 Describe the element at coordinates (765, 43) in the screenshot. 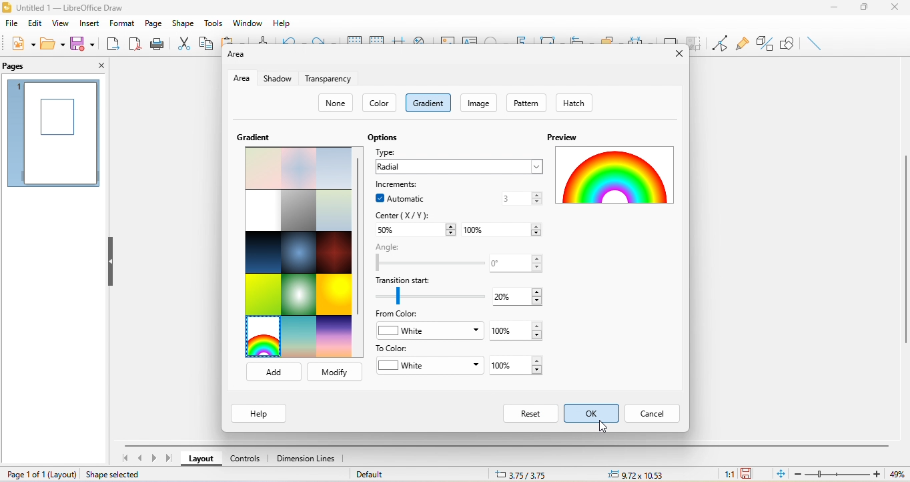

I see `toggle extrusion` at that location.